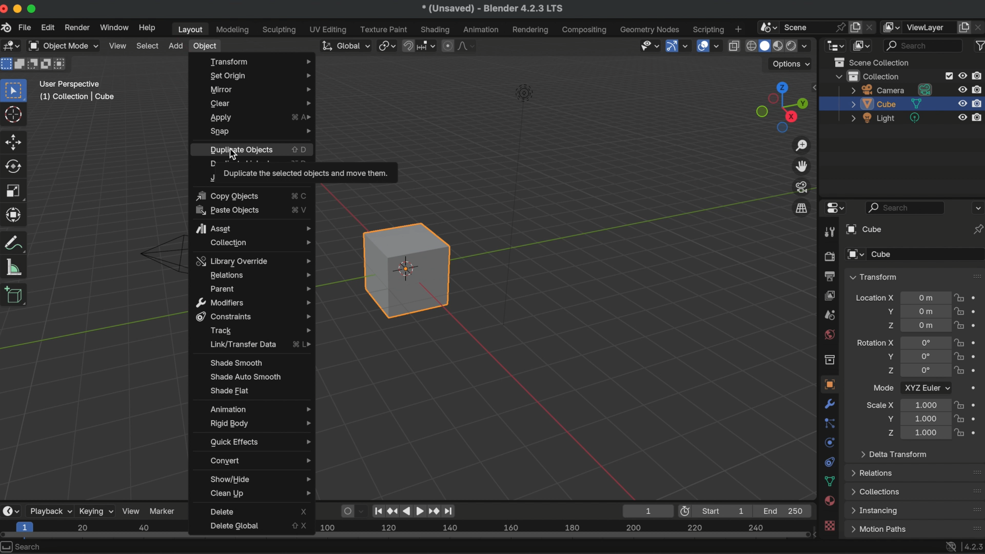  Describe the element at coordinates (646, 510) in the screenshot. I see `1` at that location.